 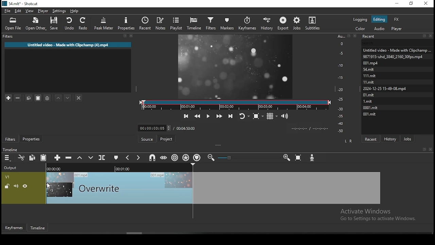 What do you see at coordinates (7, 11) in the screenshot?
I see `file` at bounding box center [7, 11].